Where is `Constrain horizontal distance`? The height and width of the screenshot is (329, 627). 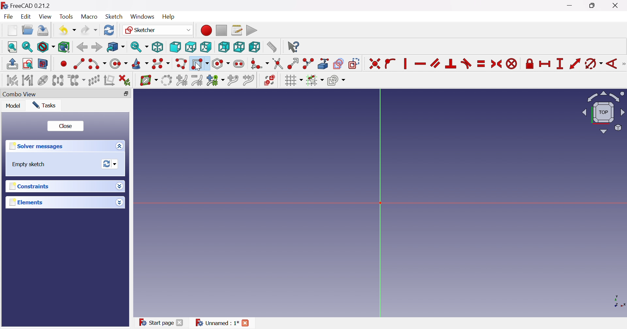
Constrain horizontal distance is located at coordinates (544, 65).